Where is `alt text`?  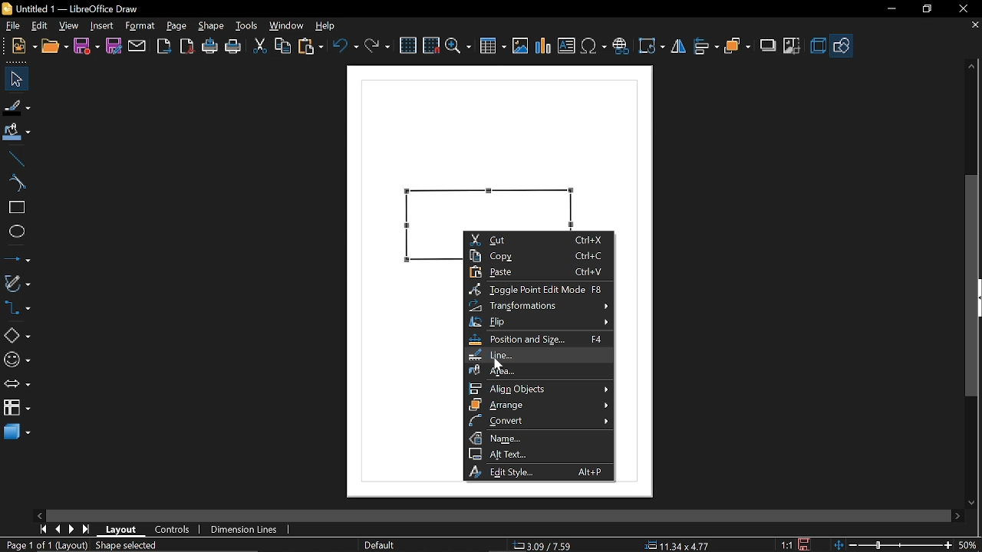
alt text is located at coordinates (538, 454).